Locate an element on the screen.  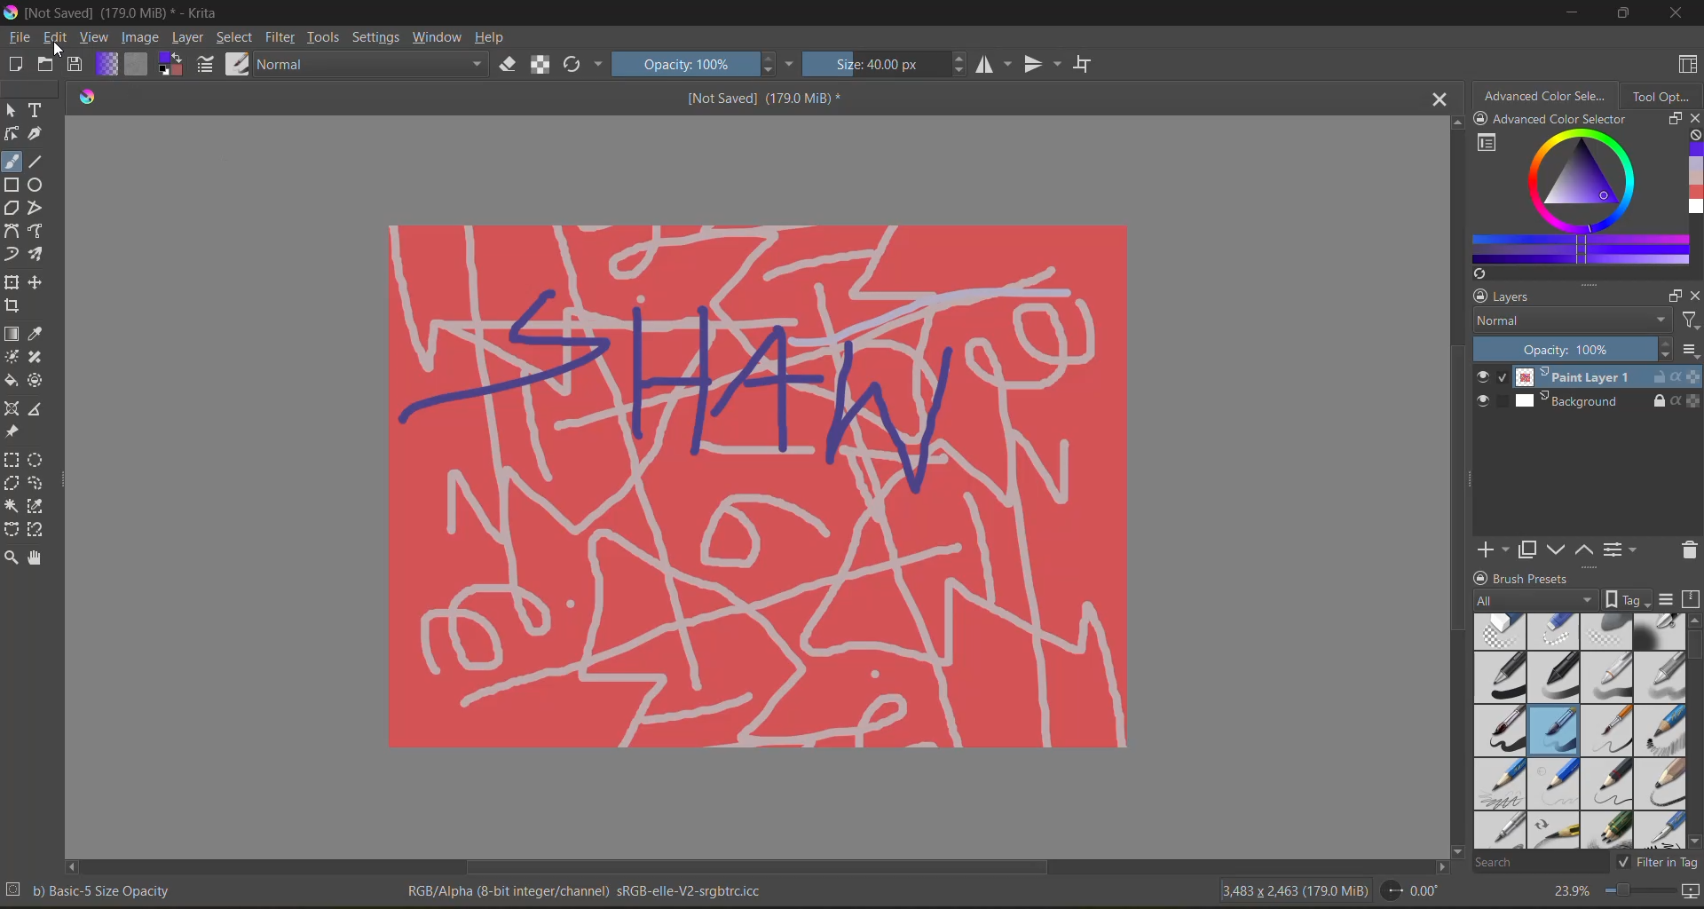
similar selection tool is located at coordinates (38, 506).